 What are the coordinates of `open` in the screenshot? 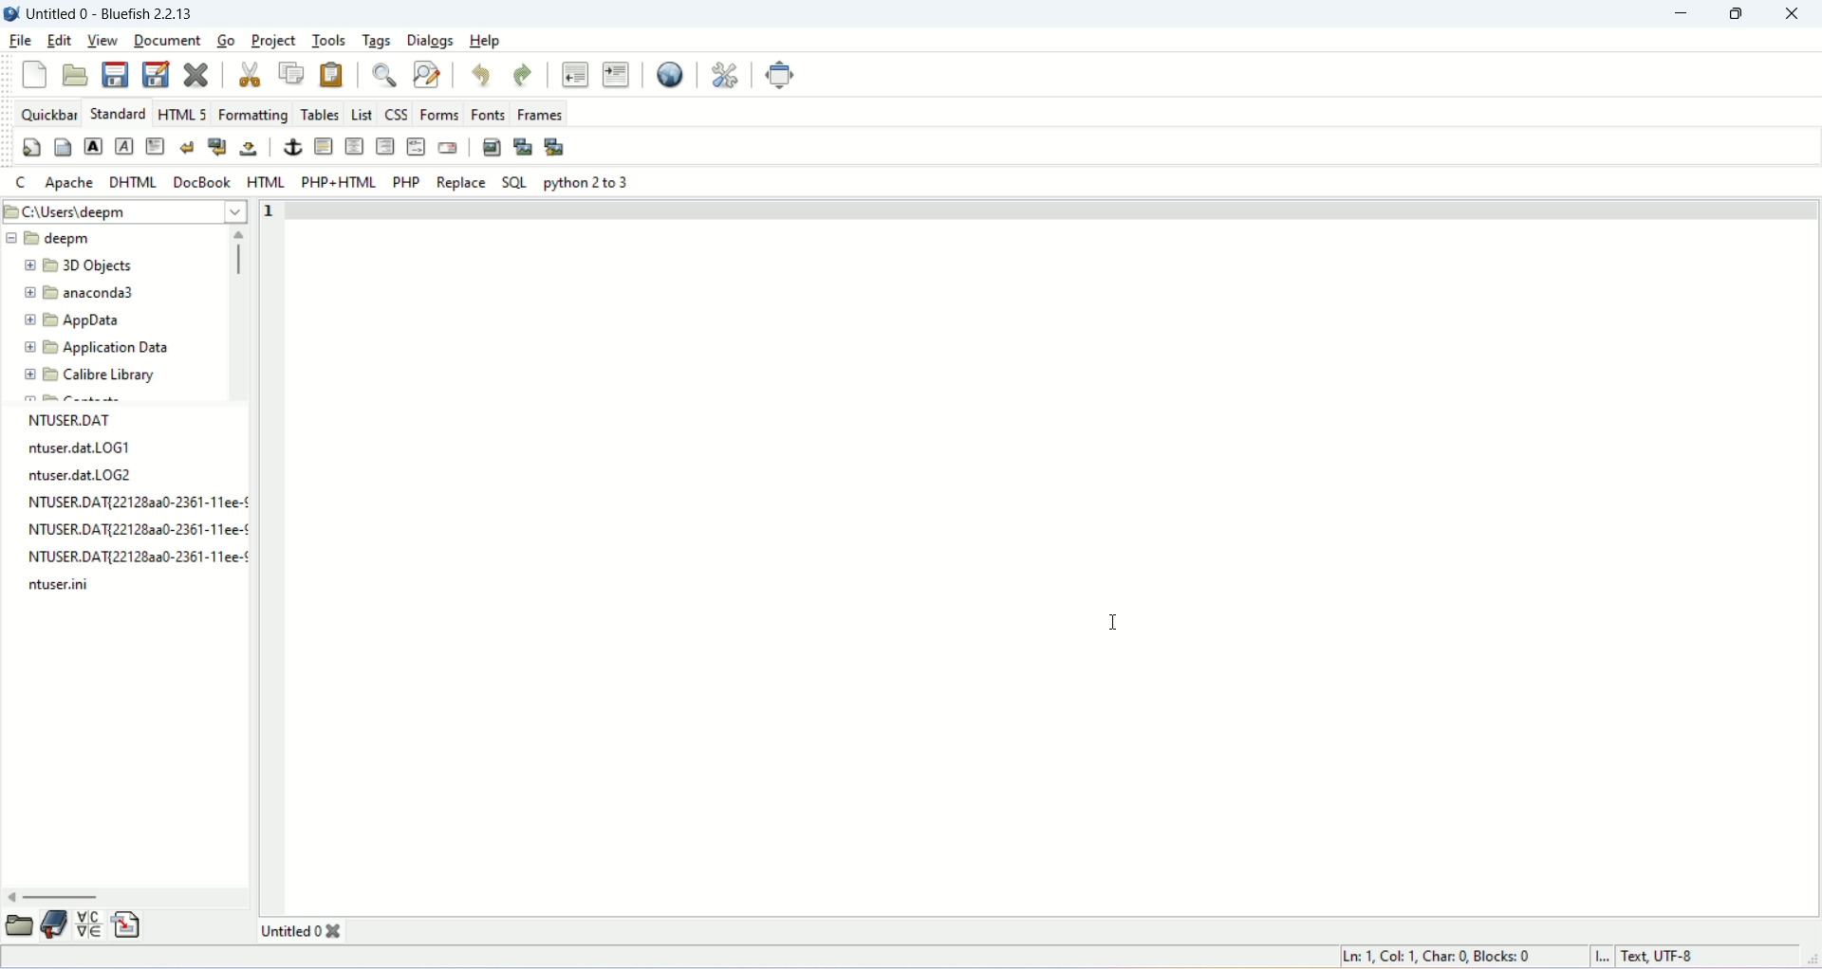 It's located at (75, 75).